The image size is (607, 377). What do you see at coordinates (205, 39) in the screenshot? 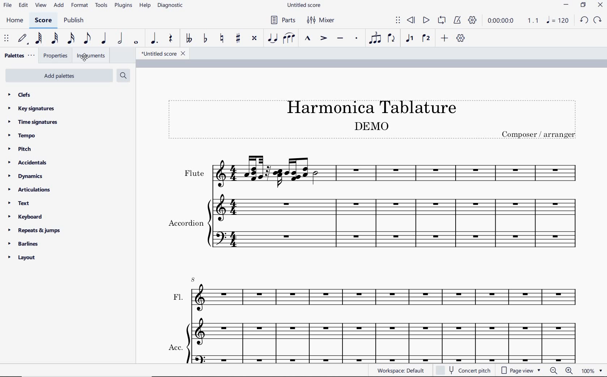
I see `toggle flat` at bounding box center [205, 39].